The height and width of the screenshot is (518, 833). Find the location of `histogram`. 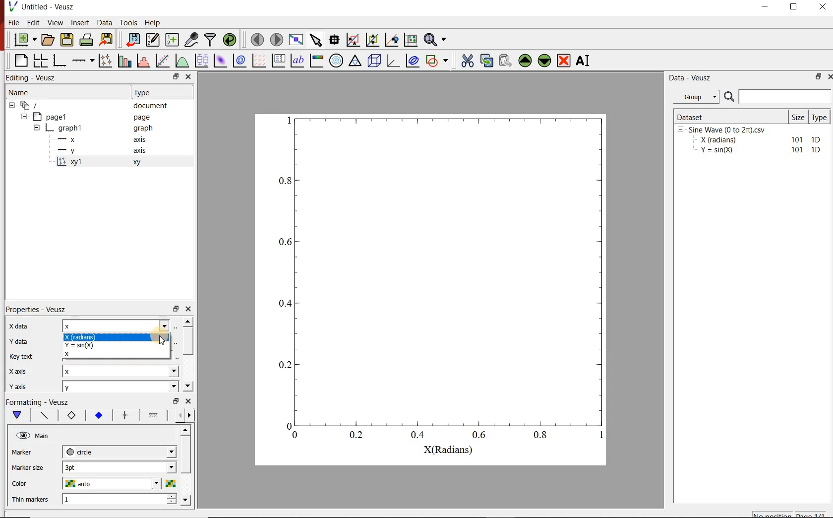

histogram is located at coordinates (144, 60).